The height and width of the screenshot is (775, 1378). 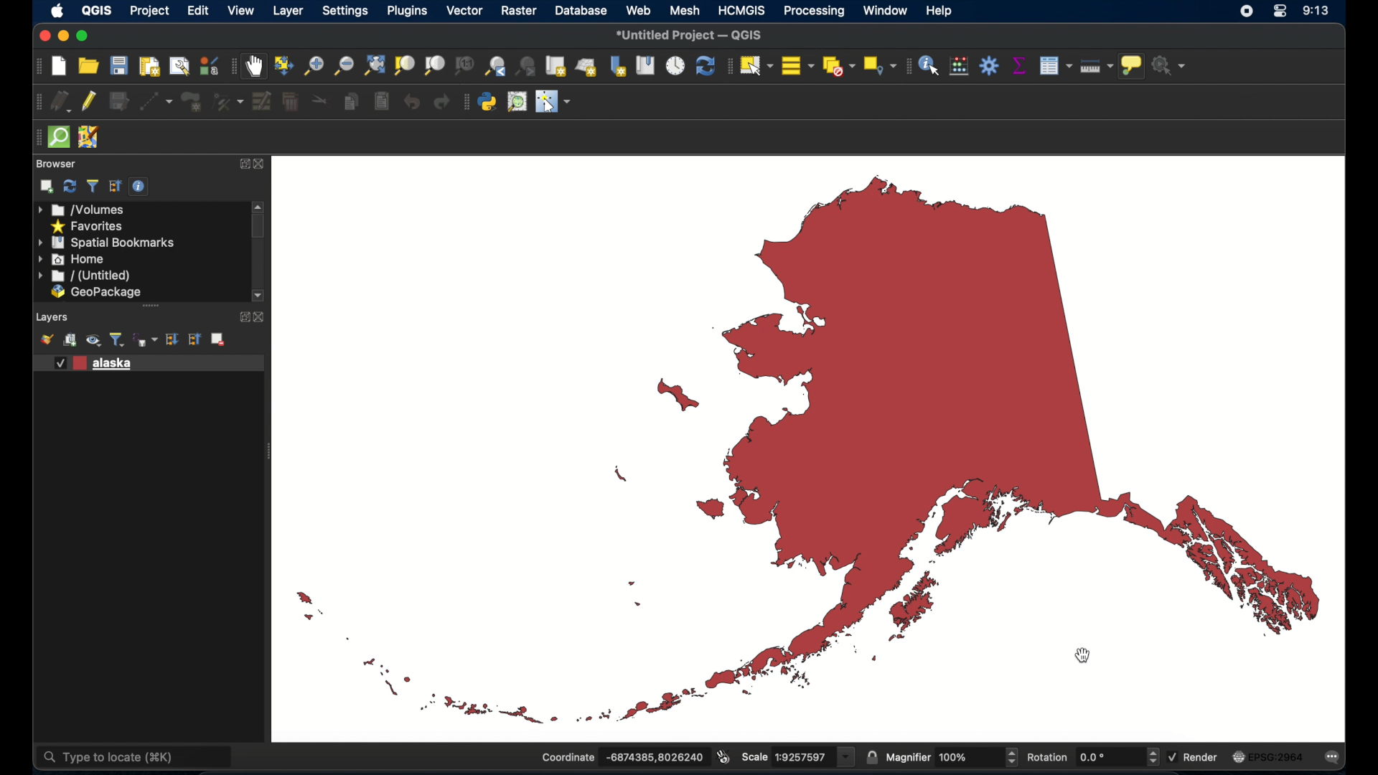 What do you see at coordinates (260, 227) in the screenshot?
I see `scroll box` at bounding box center [260, 227].